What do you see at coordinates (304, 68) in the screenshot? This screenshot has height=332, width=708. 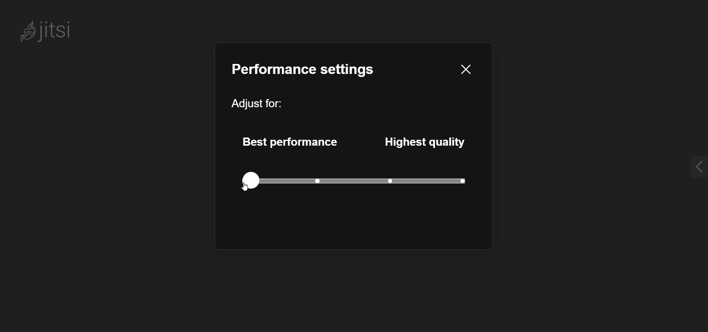 I see `performance setting` at bounding box center [304, 68].